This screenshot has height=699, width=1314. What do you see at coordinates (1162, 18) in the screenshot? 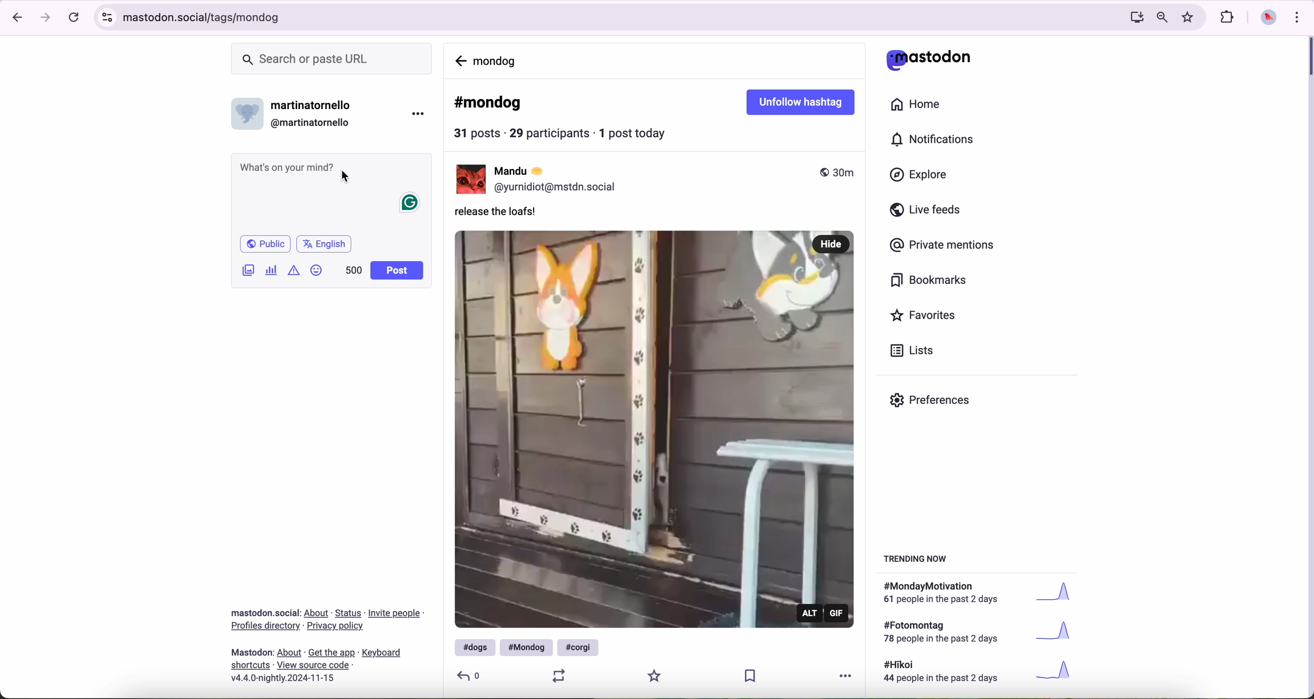
I see `zoom` at bounding box center [1162, 18].